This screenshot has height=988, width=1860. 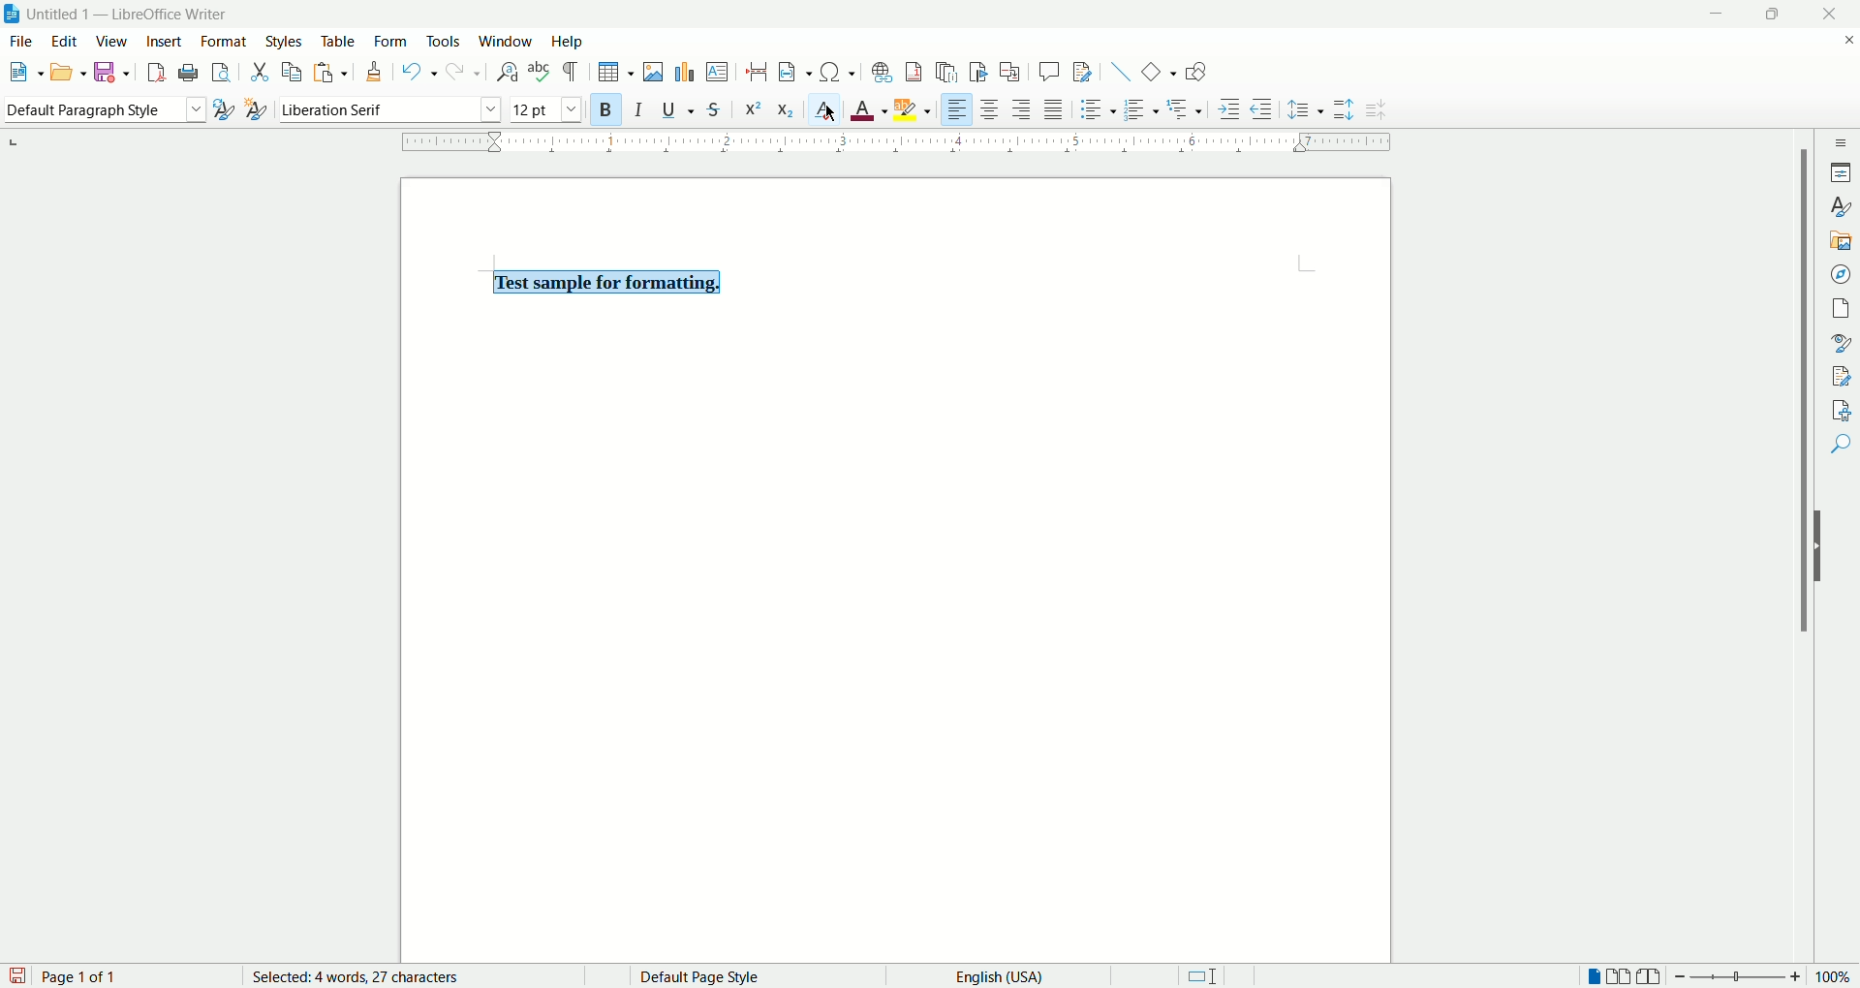 I want to click on insert table, so click(x=611, y=73).